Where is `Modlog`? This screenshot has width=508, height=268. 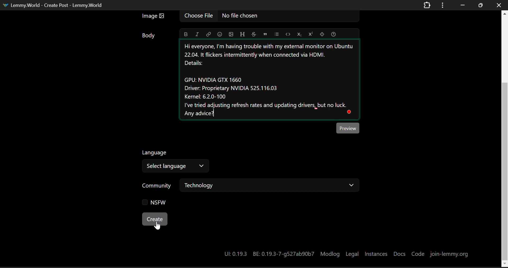
Modlog is located at coordinates (330, 253).